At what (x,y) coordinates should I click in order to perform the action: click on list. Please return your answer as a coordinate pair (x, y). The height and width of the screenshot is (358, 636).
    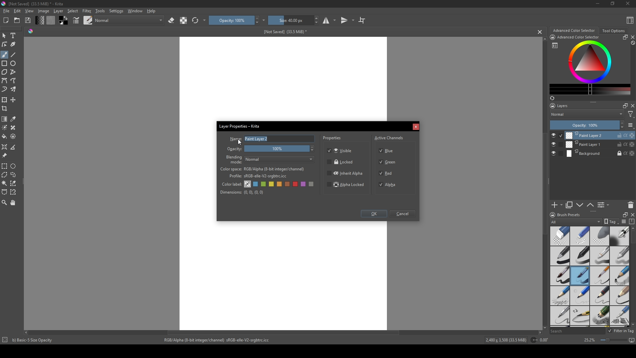
    Looking at the image, I should click on (623, 221).